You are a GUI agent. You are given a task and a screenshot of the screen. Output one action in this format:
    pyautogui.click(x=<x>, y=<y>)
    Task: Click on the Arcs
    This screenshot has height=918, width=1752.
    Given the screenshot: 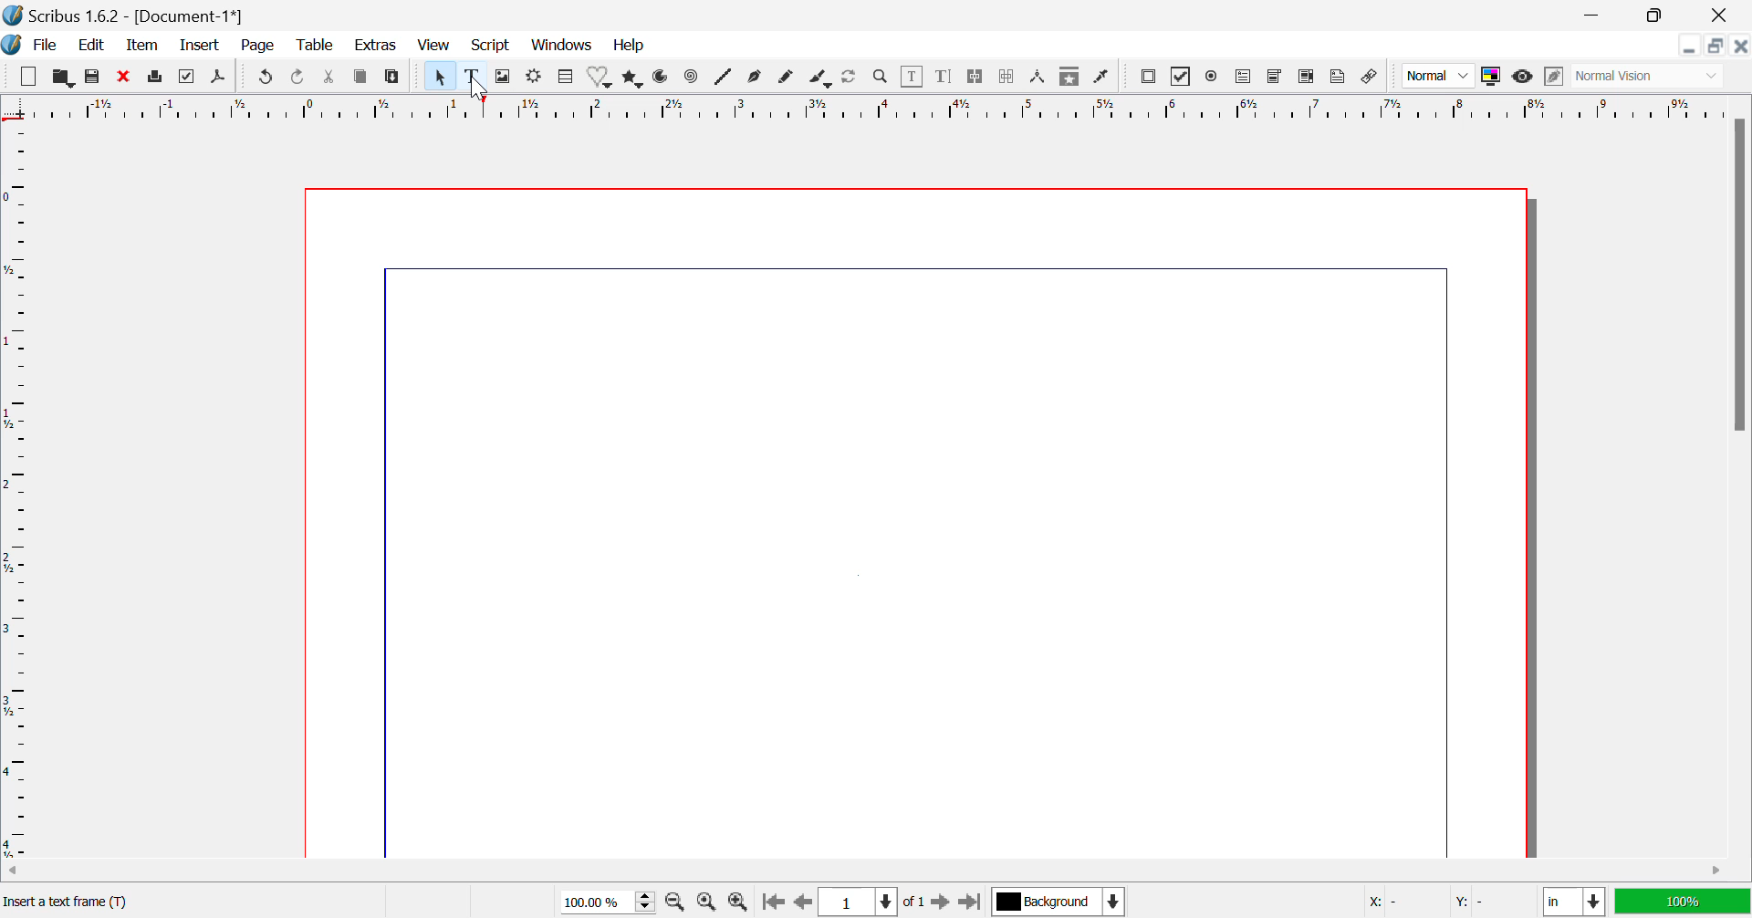 What is the action you would take?
    pyautogui.click(x=663, y=79)
    